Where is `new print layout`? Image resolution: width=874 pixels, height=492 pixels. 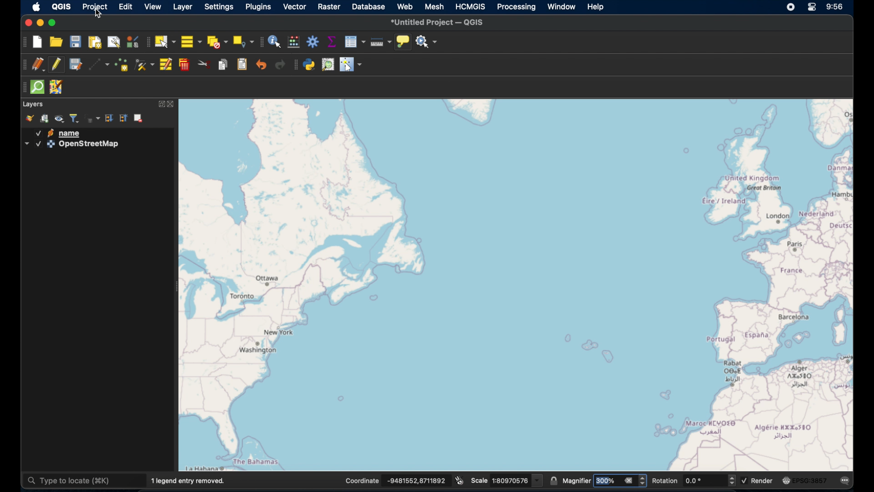
new print layout is located at coordinates (94, 42).